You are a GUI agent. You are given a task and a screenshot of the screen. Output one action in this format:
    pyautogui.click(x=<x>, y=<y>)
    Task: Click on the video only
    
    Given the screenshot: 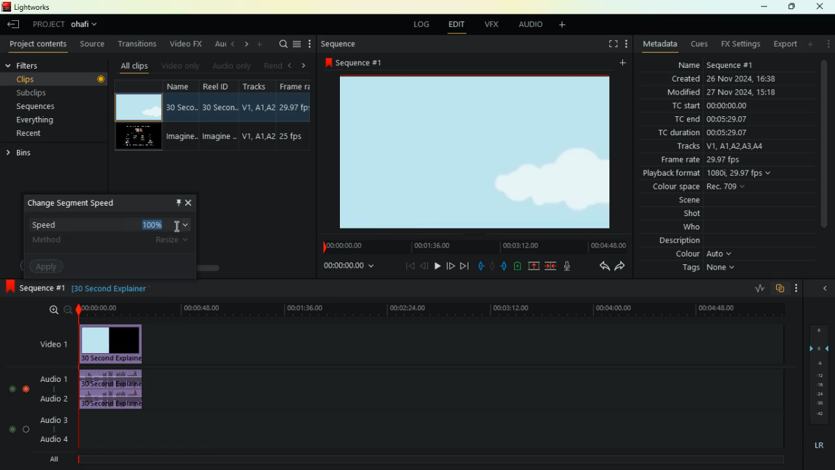 What is the action you would take?
    pyautogui.click(x=182, y=66)
    